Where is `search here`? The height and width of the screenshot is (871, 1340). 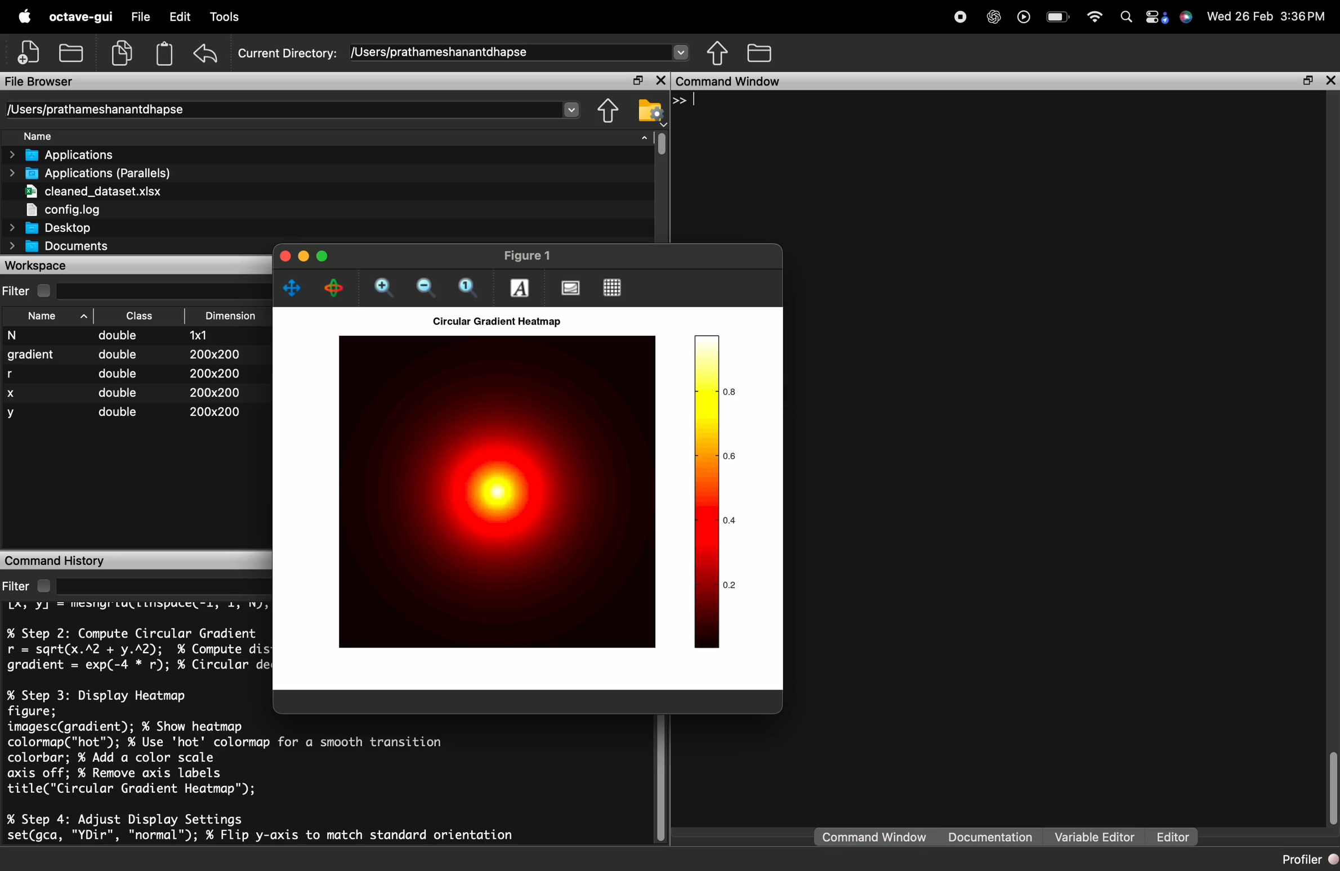
search here is located at coordinates (166, 290).